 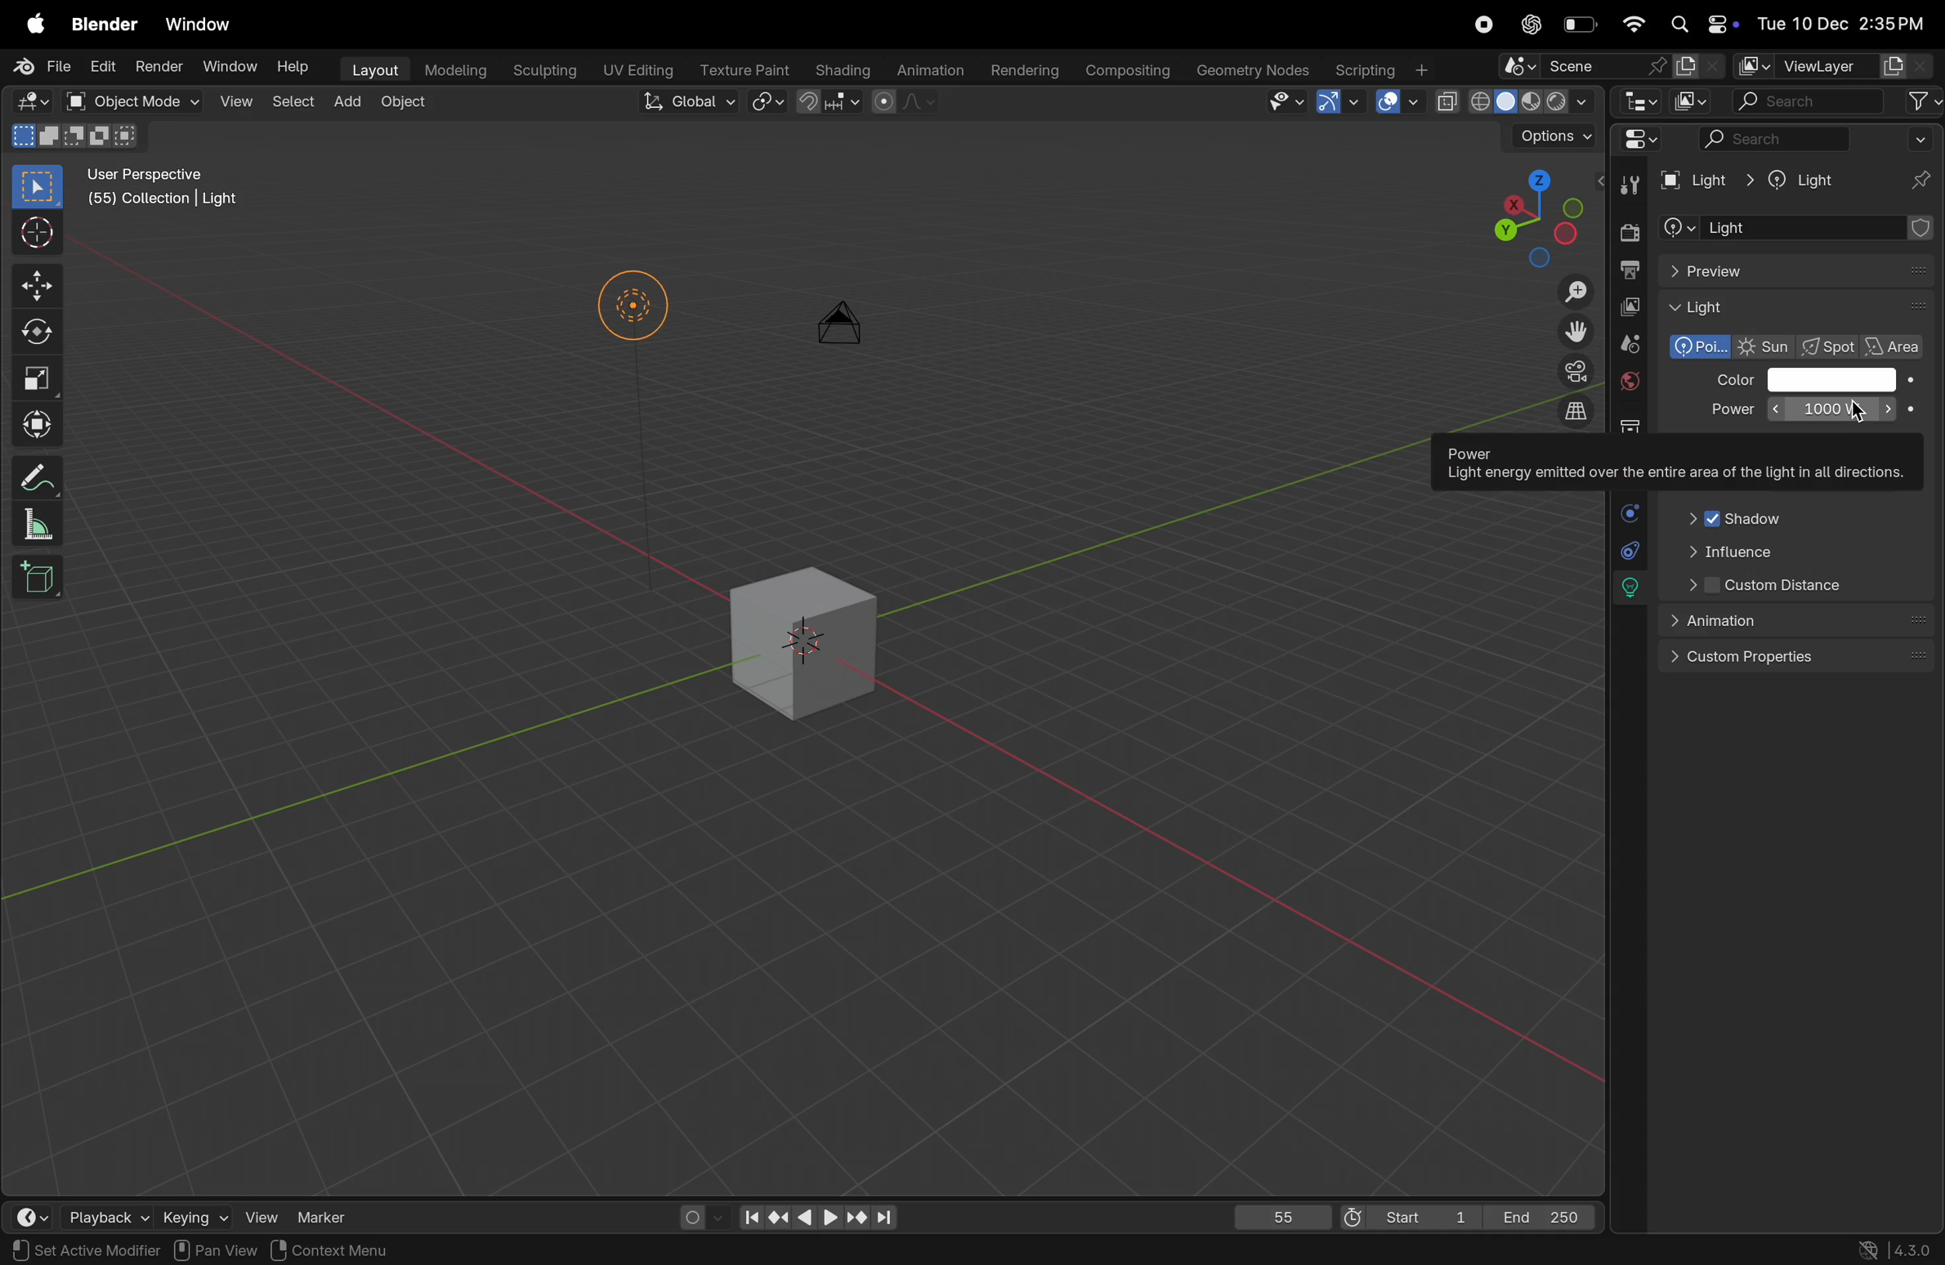 I want to click on 55, so click(x=1279, y=1214).